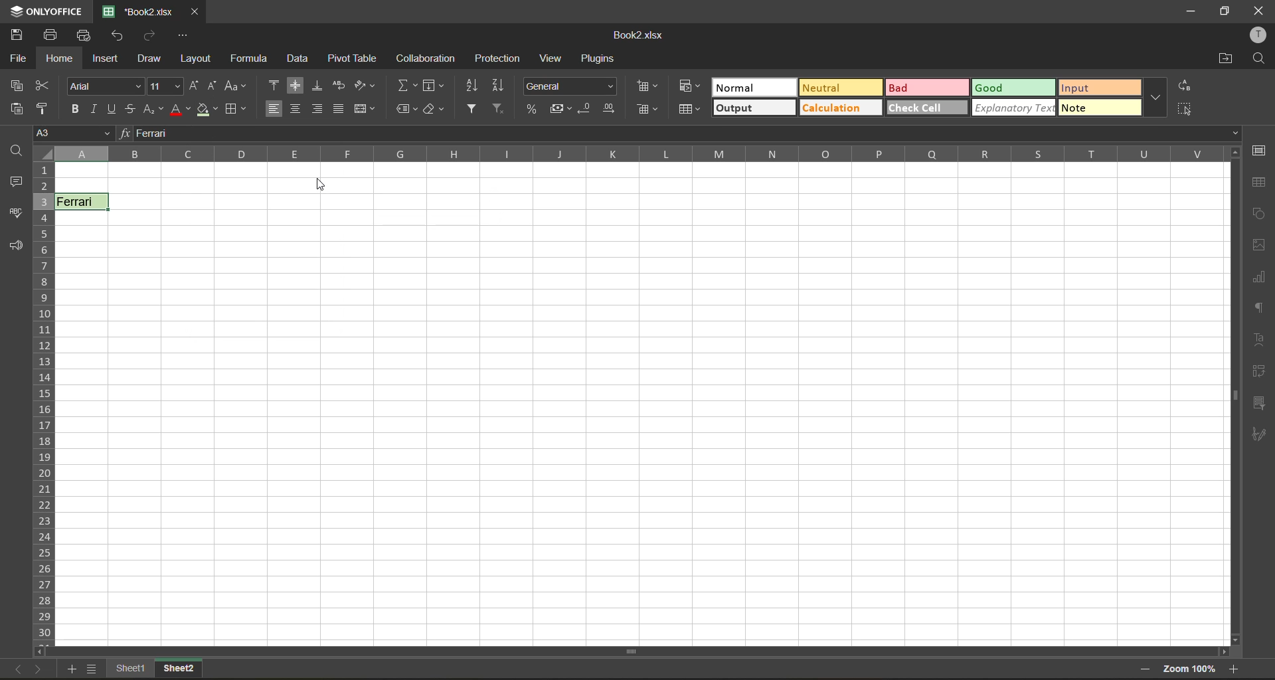 This screenshot has height=680, width=1275. Describe the element at coordinates (631, 153) in the screenshot. I see `column names` at that location.